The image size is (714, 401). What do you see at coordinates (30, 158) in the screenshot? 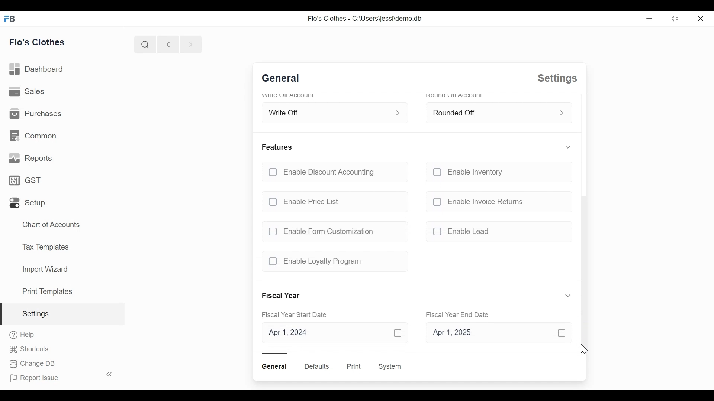
I see `Reports` at bounding box center [30, 158].